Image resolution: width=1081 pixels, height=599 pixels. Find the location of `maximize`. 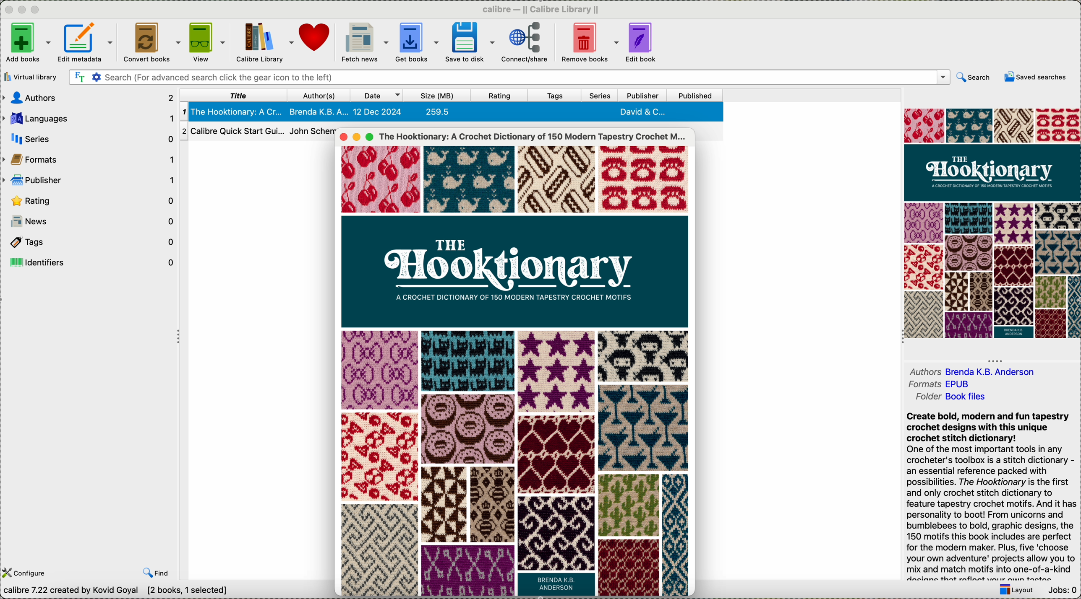

maximize is located at coordinates (372, 137).